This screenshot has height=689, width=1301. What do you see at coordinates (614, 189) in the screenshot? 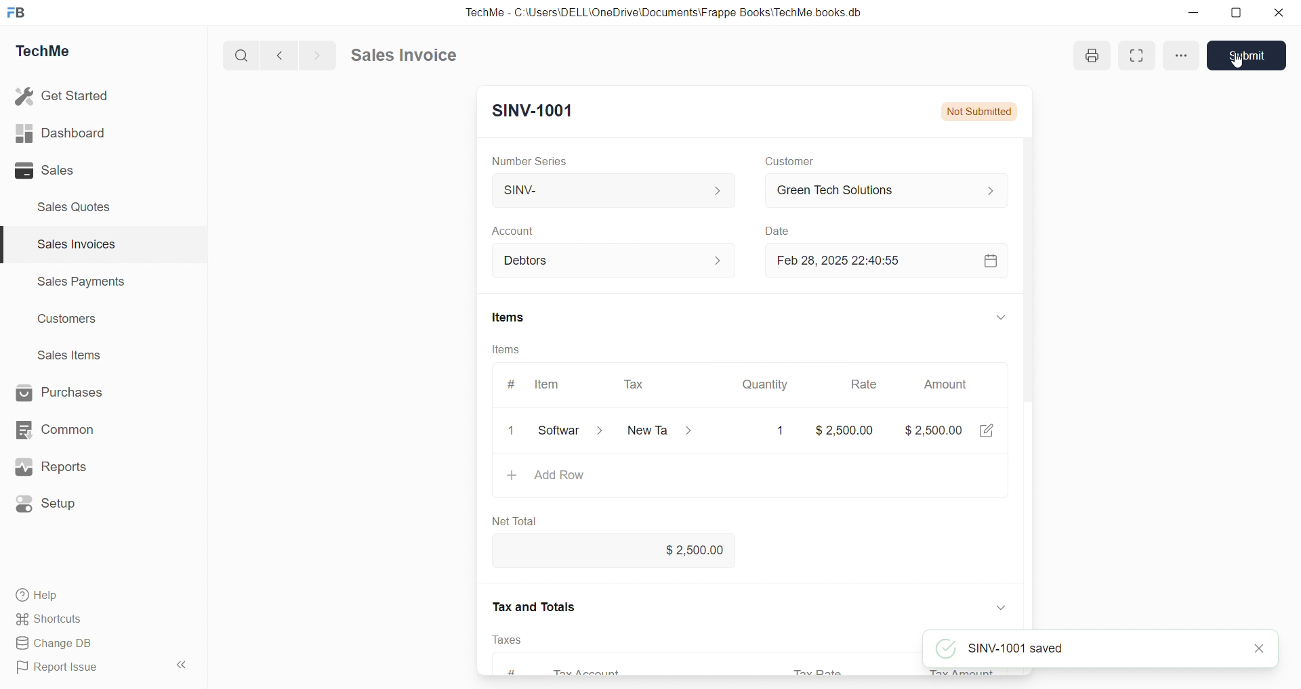
I see `SINV-` at bounding box center [614, 189].